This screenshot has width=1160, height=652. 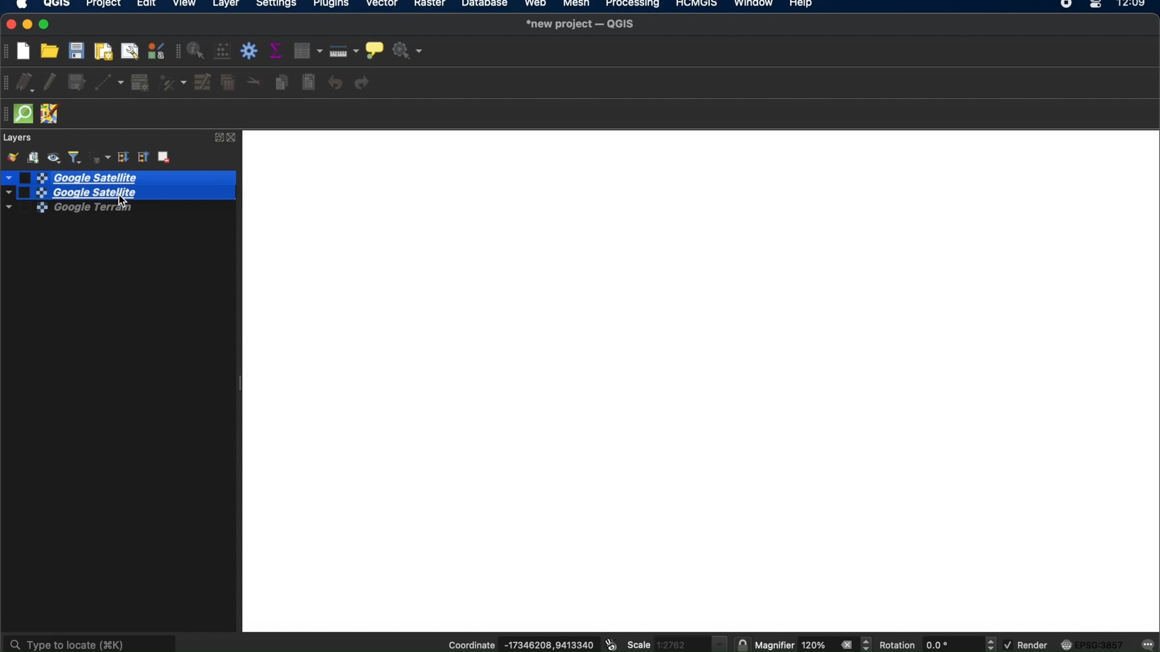 I want to click on QGIS, so click(x=57, y=5).